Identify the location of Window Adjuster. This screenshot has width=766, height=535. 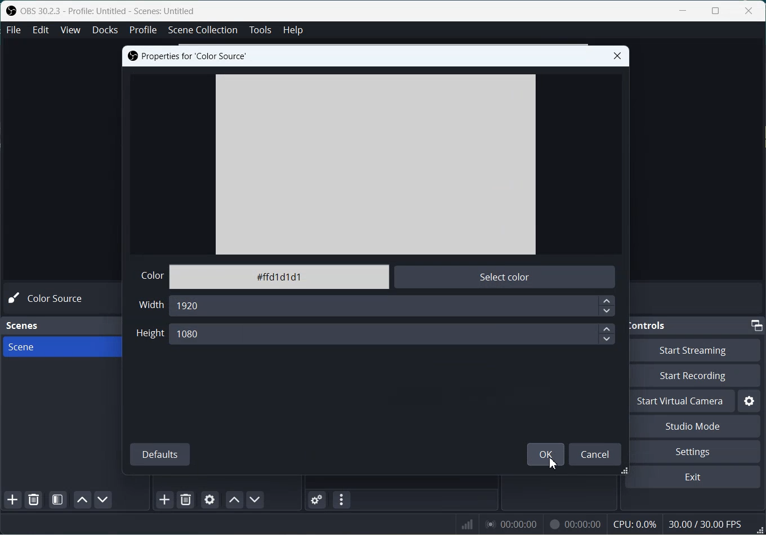
(626, 472).